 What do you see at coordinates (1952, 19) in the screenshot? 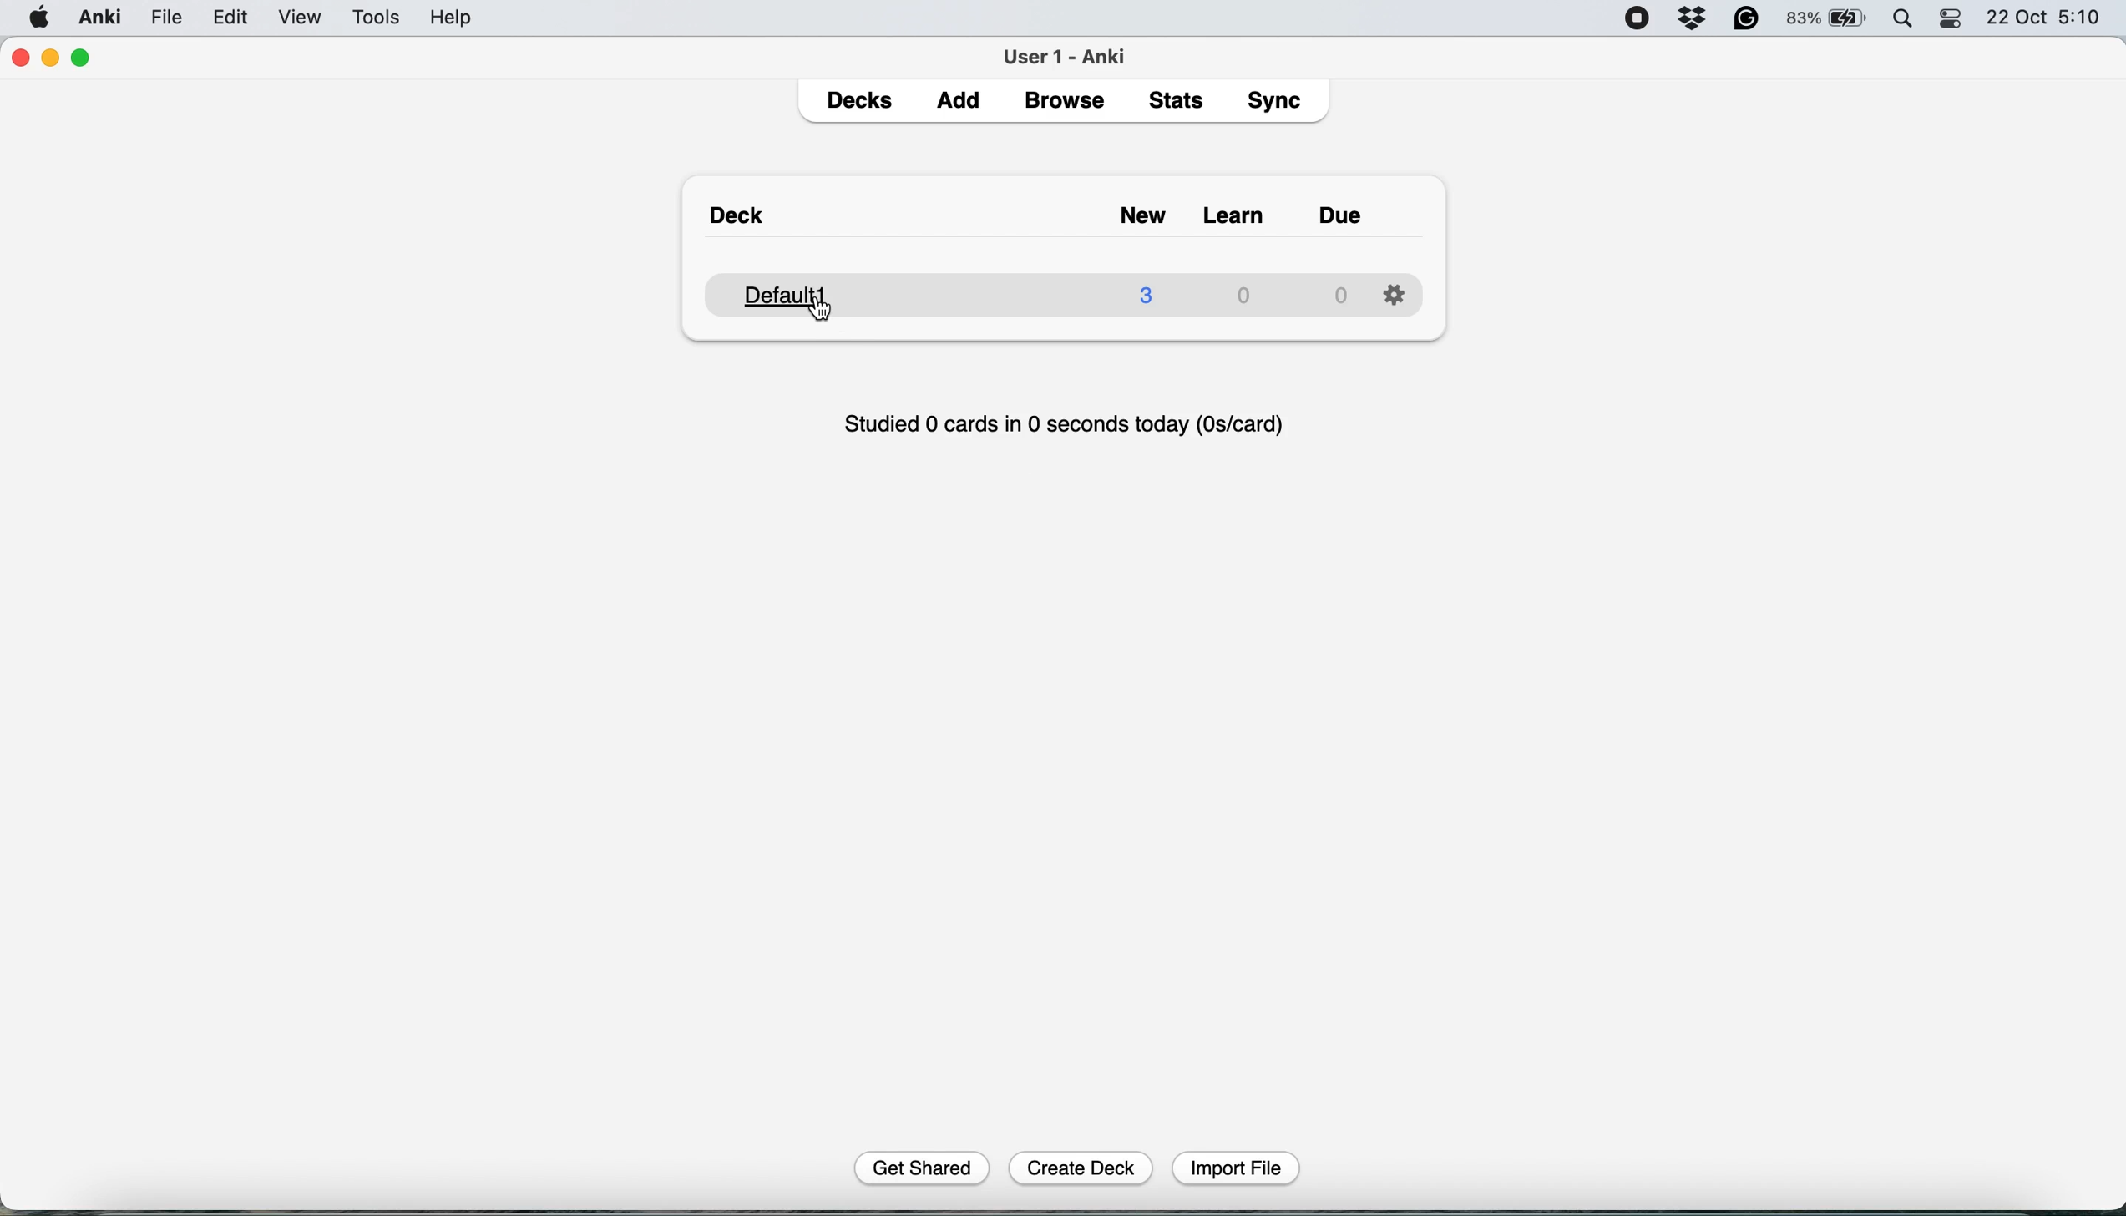
I see `control center` at bounding box center [1952, 19].